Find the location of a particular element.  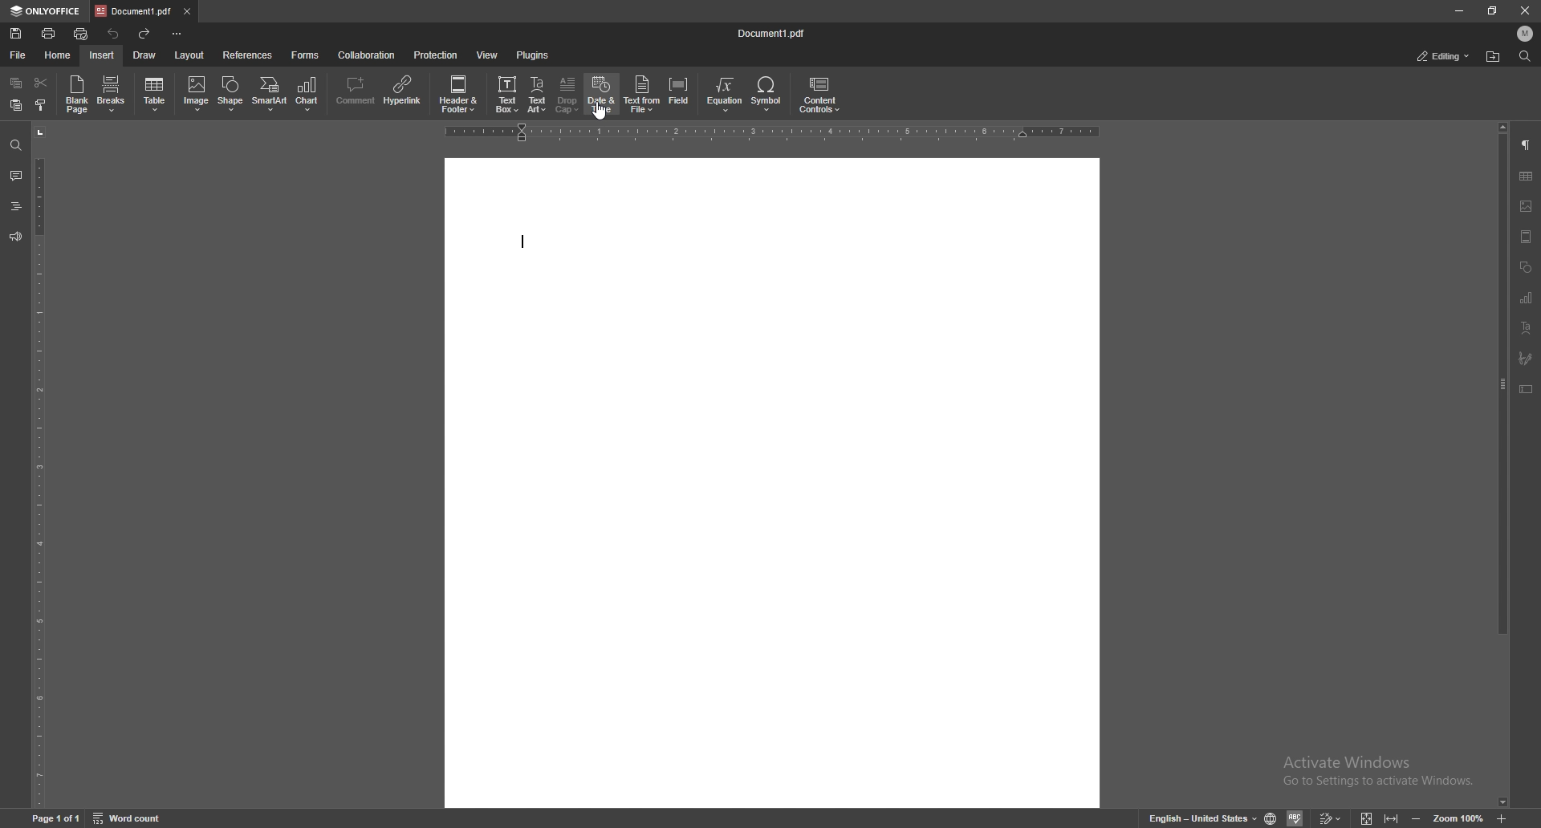

image is located at coordinates (194, 94).